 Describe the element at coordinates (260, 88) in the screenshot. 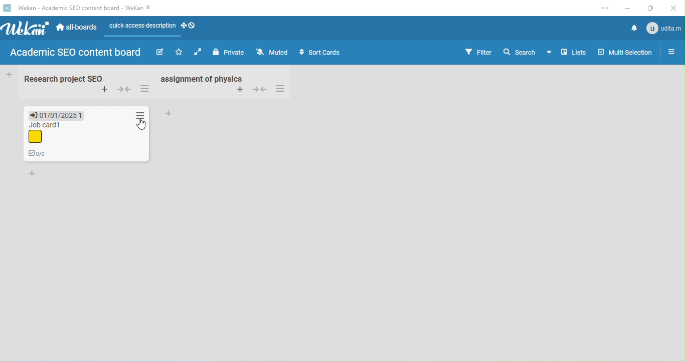

I see `collapse` at that location.